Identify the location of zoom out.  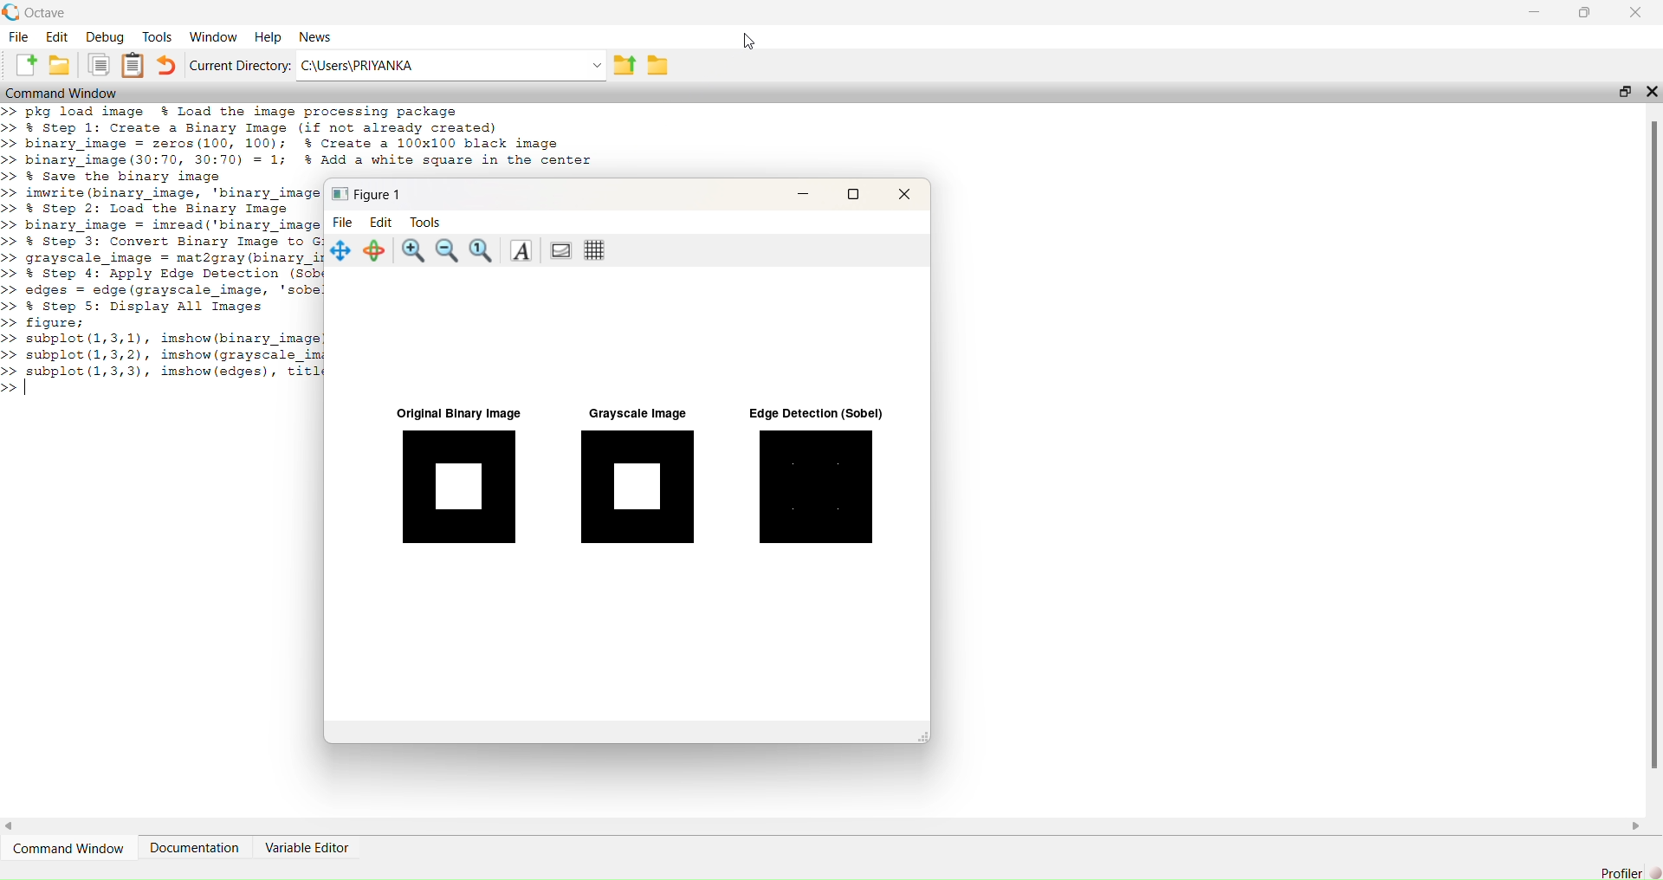
(447, 250).